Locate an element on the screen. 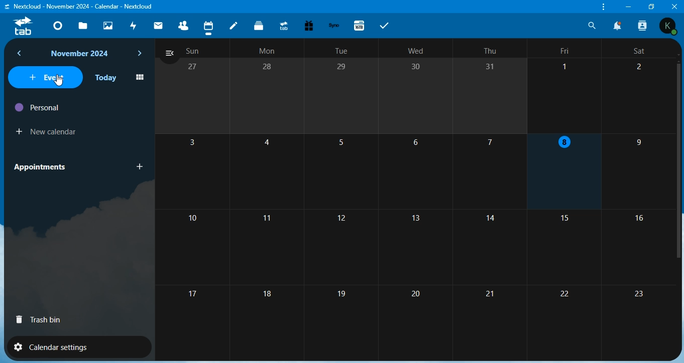 The width and height of the screenshot is (684, 363). notes is located at coordinates (234, 24).